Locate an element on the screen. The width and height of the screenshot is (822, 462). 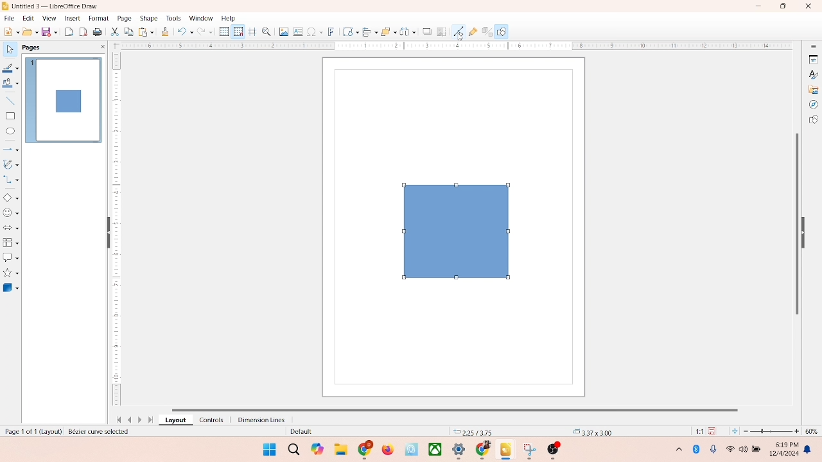
snap to grid is located at coordinates (236, 31).